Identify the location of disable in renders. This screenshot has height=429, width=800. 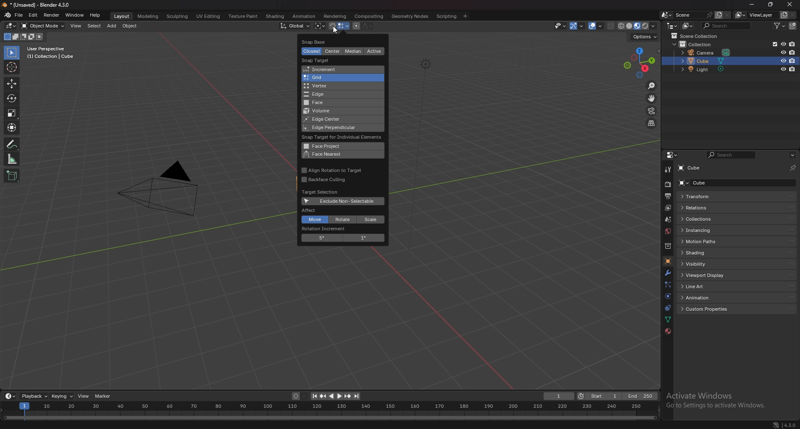
(792, 69).